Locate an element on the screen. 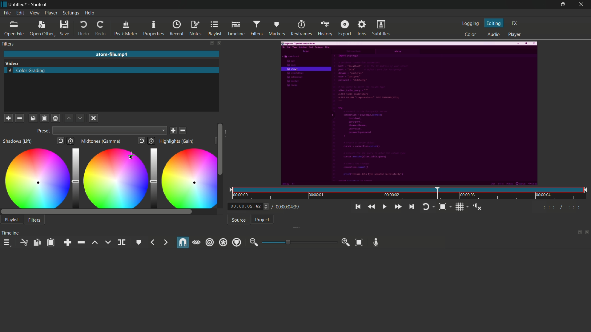  lift is located at coordinates (94, 243).